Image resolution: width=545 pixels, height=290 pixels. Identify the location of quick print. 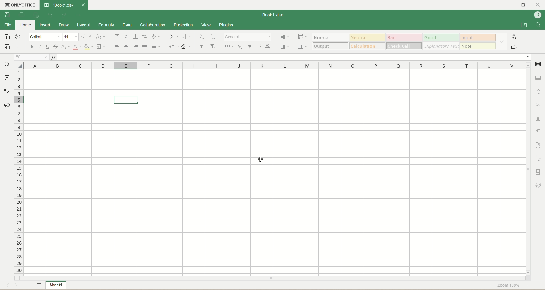
(37, 15).